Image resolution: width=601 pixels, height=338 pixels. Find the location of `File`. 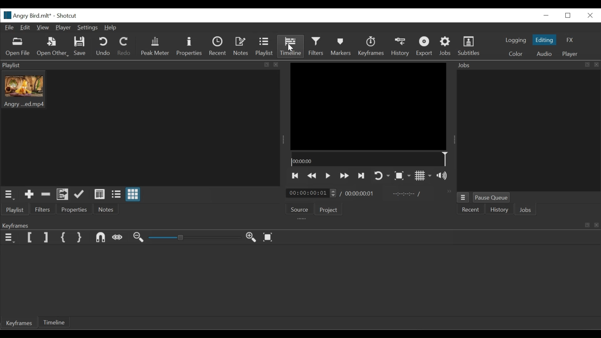

File is located at coordinates (10, 28).